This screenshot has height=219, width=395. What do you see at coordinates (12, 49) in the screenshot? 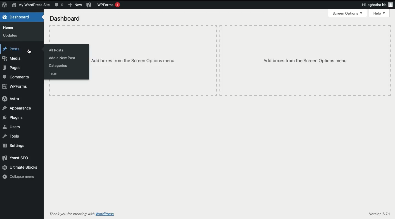
I see `Posts` at bounding box center [12, 49].